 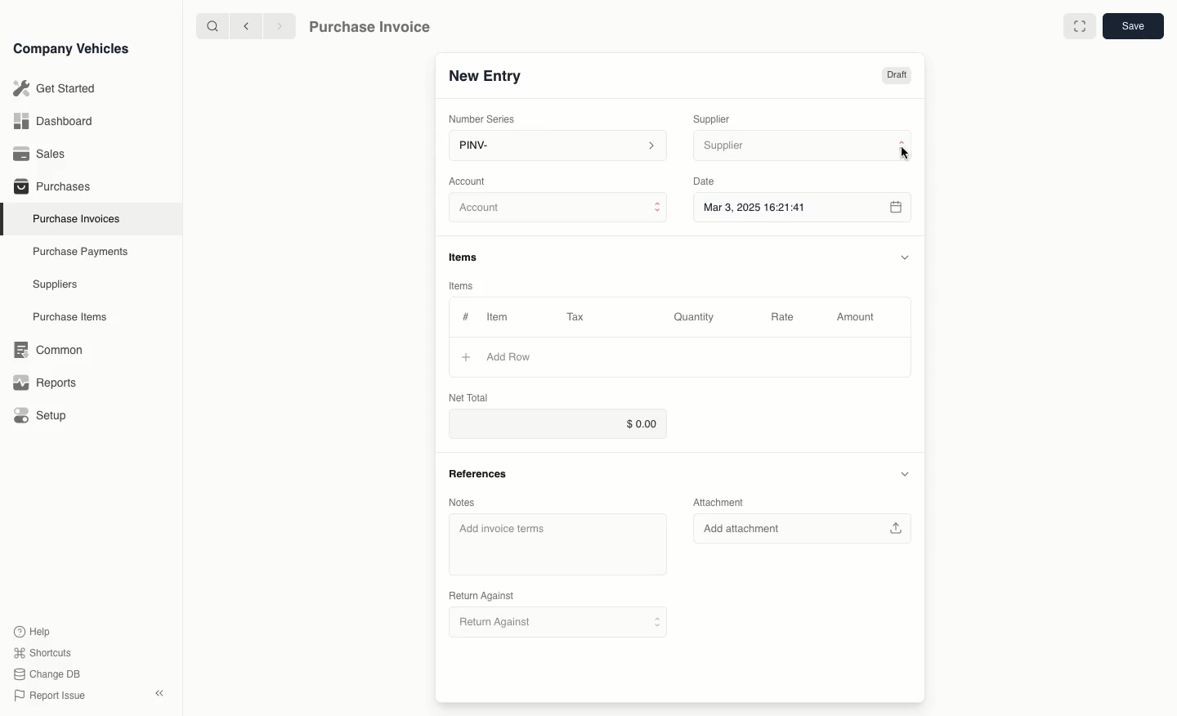 What do you see at coordinates (493, 74) in the screenshot?
I see `New Entry` at bounding box center [493, 74].